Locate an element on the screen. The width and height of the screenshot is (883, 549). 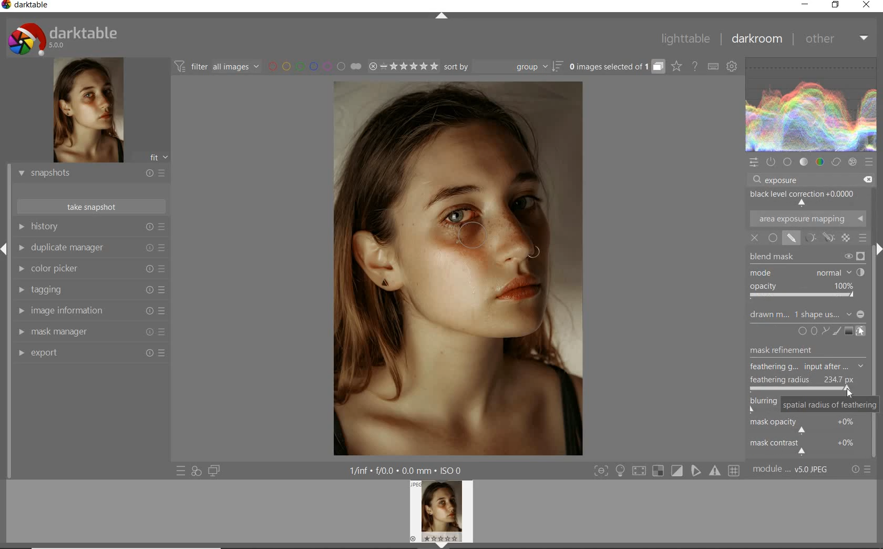
tagging is located at coordinates (90, 289).